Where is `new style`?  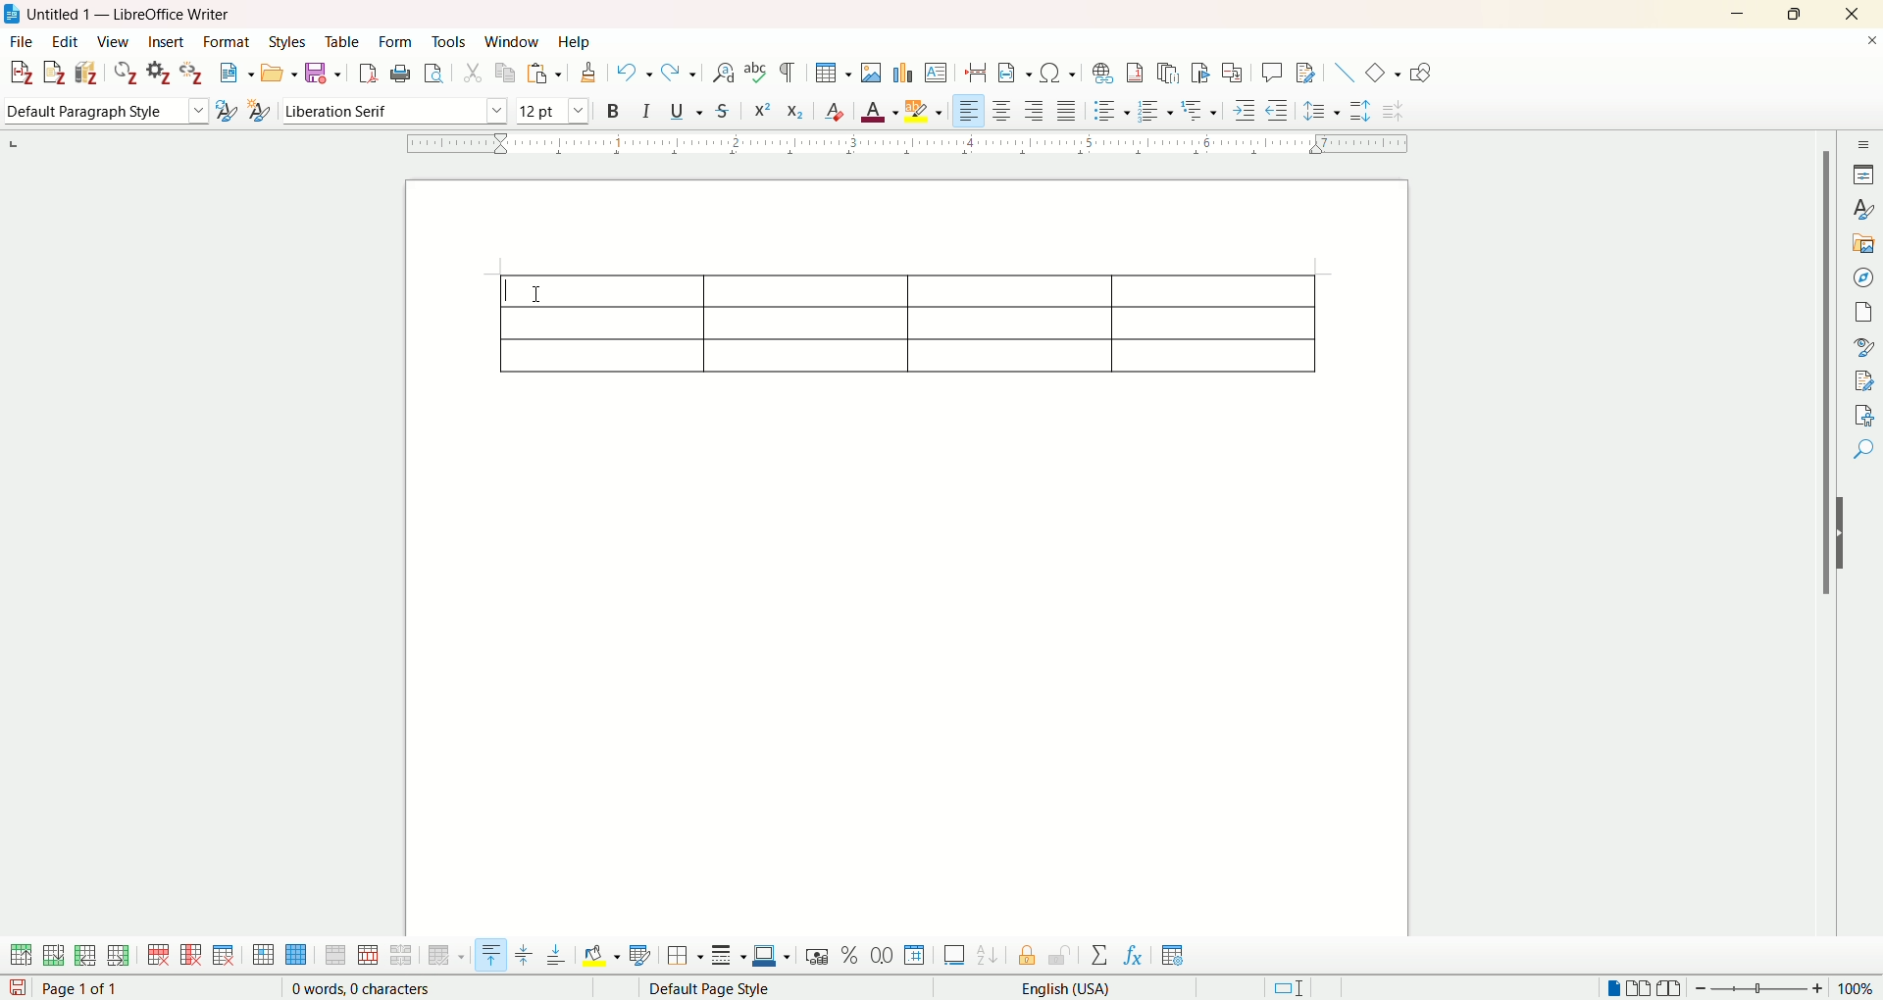 new style is located at coordinates (256, 110).